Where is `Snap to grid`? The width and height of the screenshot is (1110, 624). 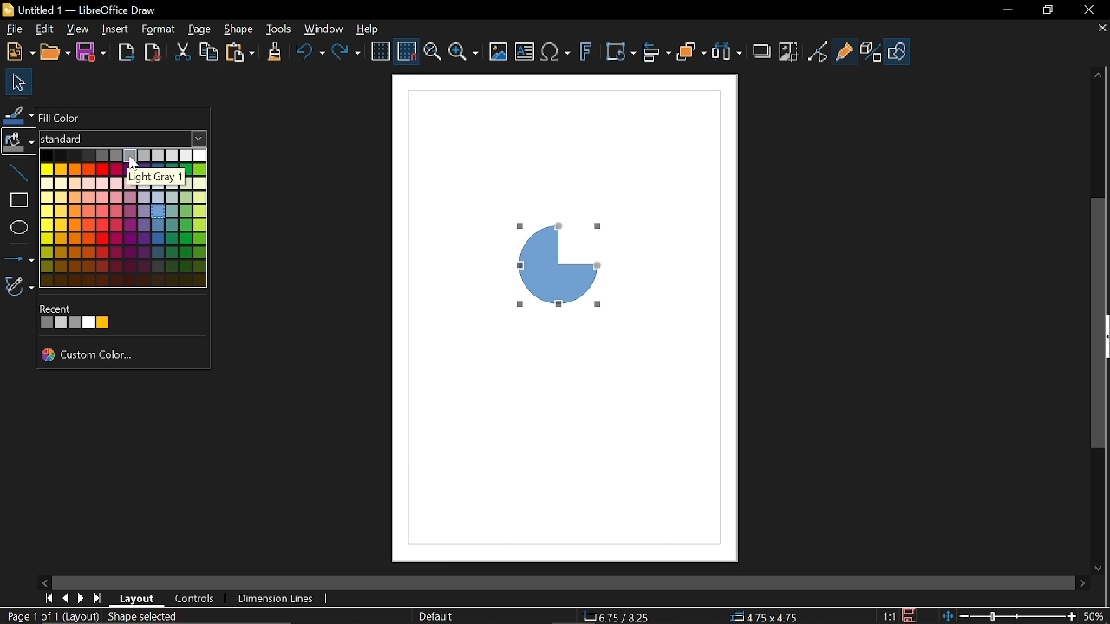 Snap to grid is located at coordinates (408, 53).